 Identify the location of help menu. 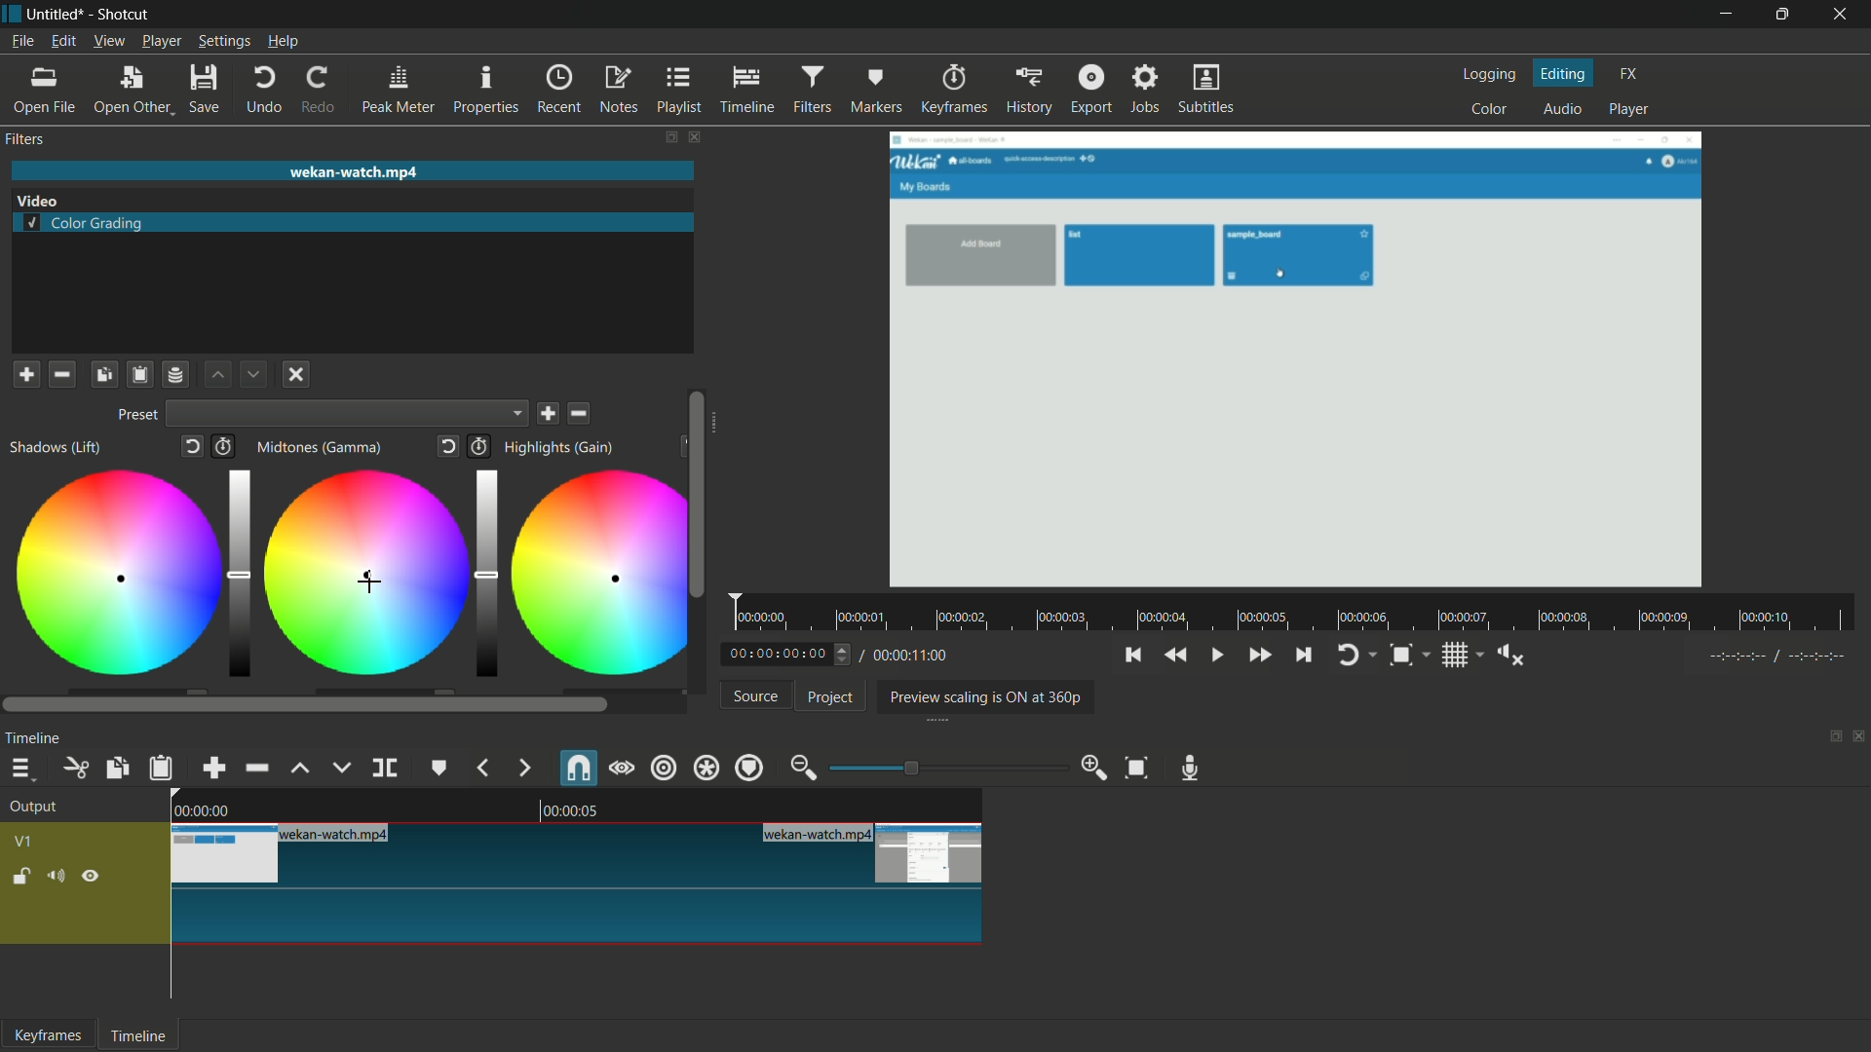
(284, 42).